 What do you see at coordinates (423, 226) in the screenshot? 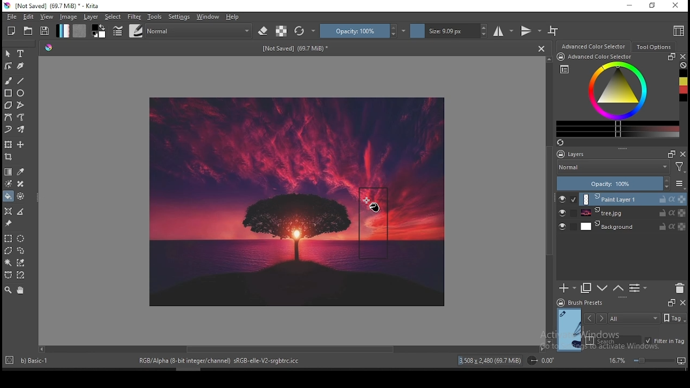
I see `image` at bounding box center [423, 226].